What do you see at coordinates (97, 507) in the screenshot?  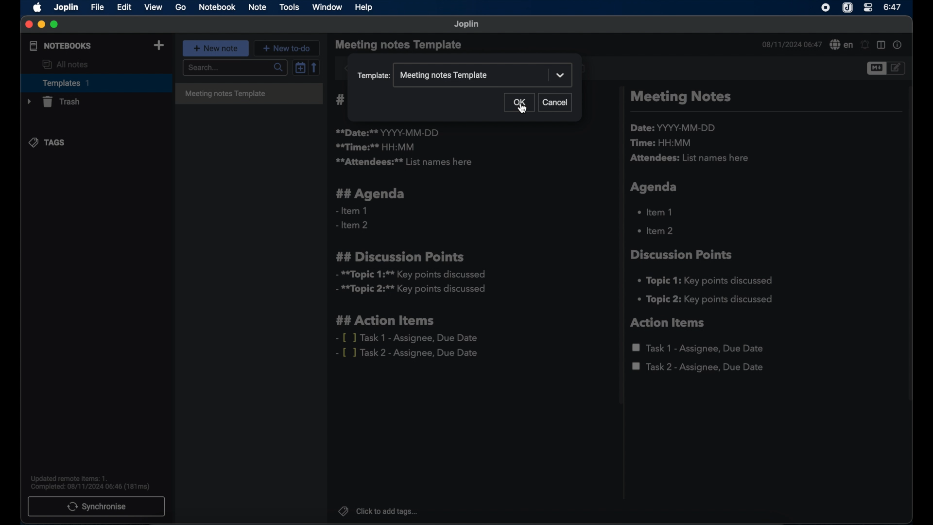 I see `synchronise` at bounding box center [97, 507].